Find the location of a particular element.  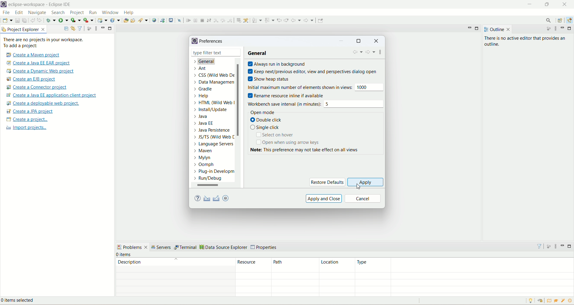

back is located at coordinates (357, 53).